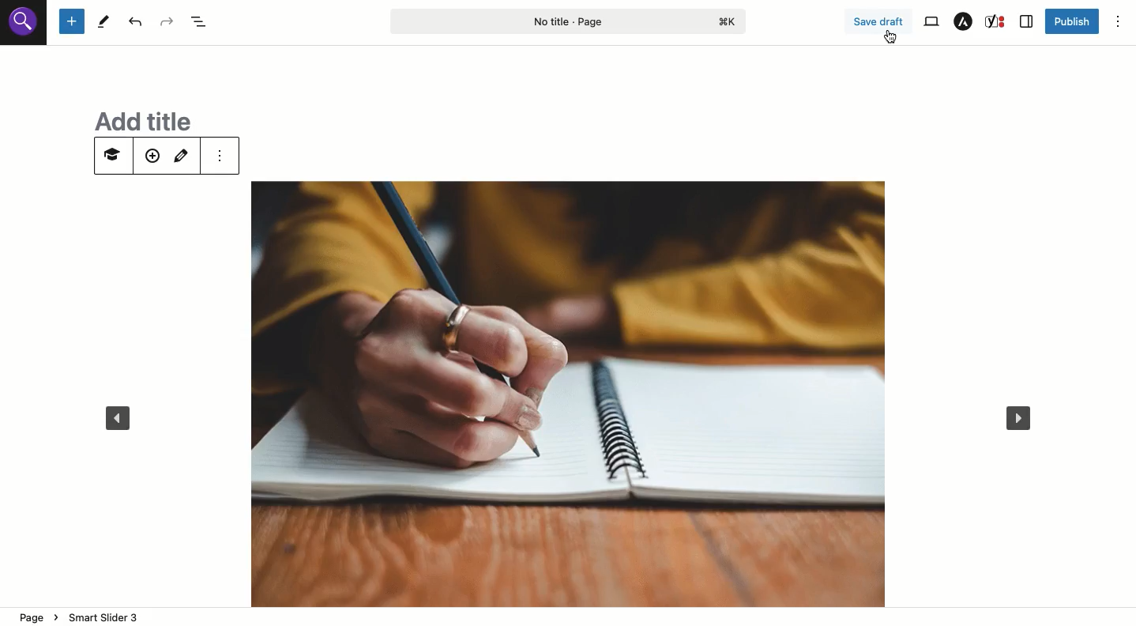 This screenshot has width=1136, height=626. Describe the element at coordinates (931, 22) in the screenshot. I see `View` at that location.